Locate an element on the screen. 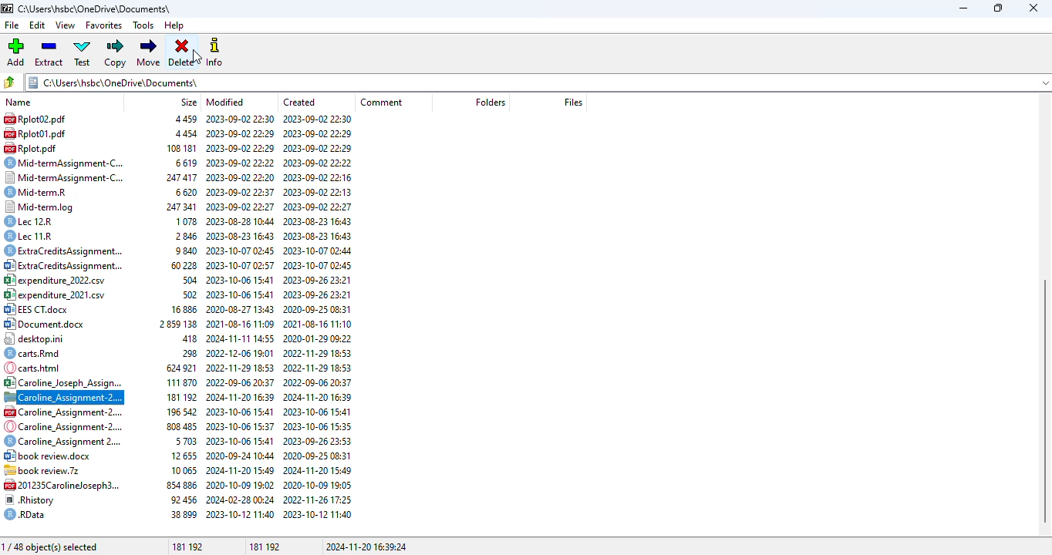  2023-09-02 22:16 is located at coordinates (319, 177).